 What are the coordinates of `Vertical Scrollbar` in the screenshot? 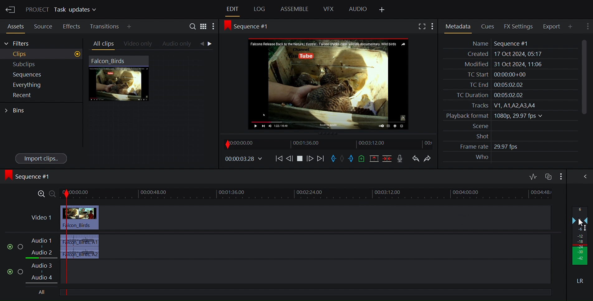 It's located at (582, 77).